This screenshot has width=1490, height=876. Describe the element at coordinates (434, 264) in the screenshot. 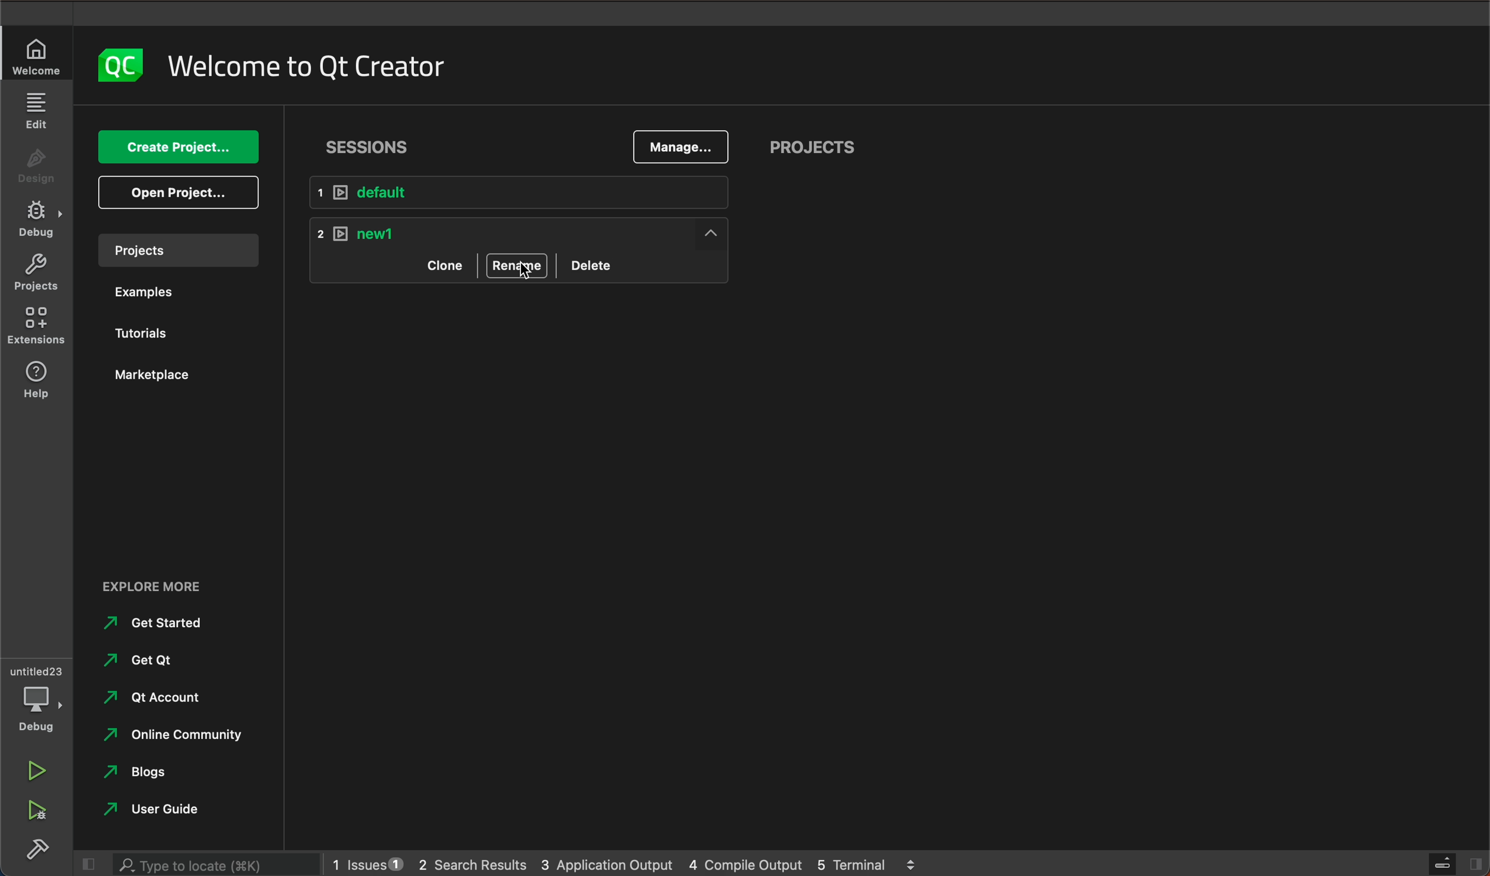

I see `clone` at that location.